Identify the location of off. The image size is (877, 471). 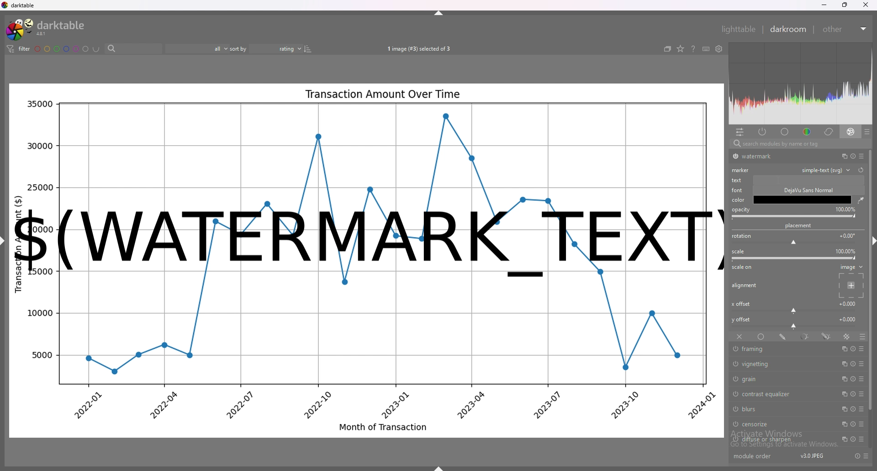
(739, 337).